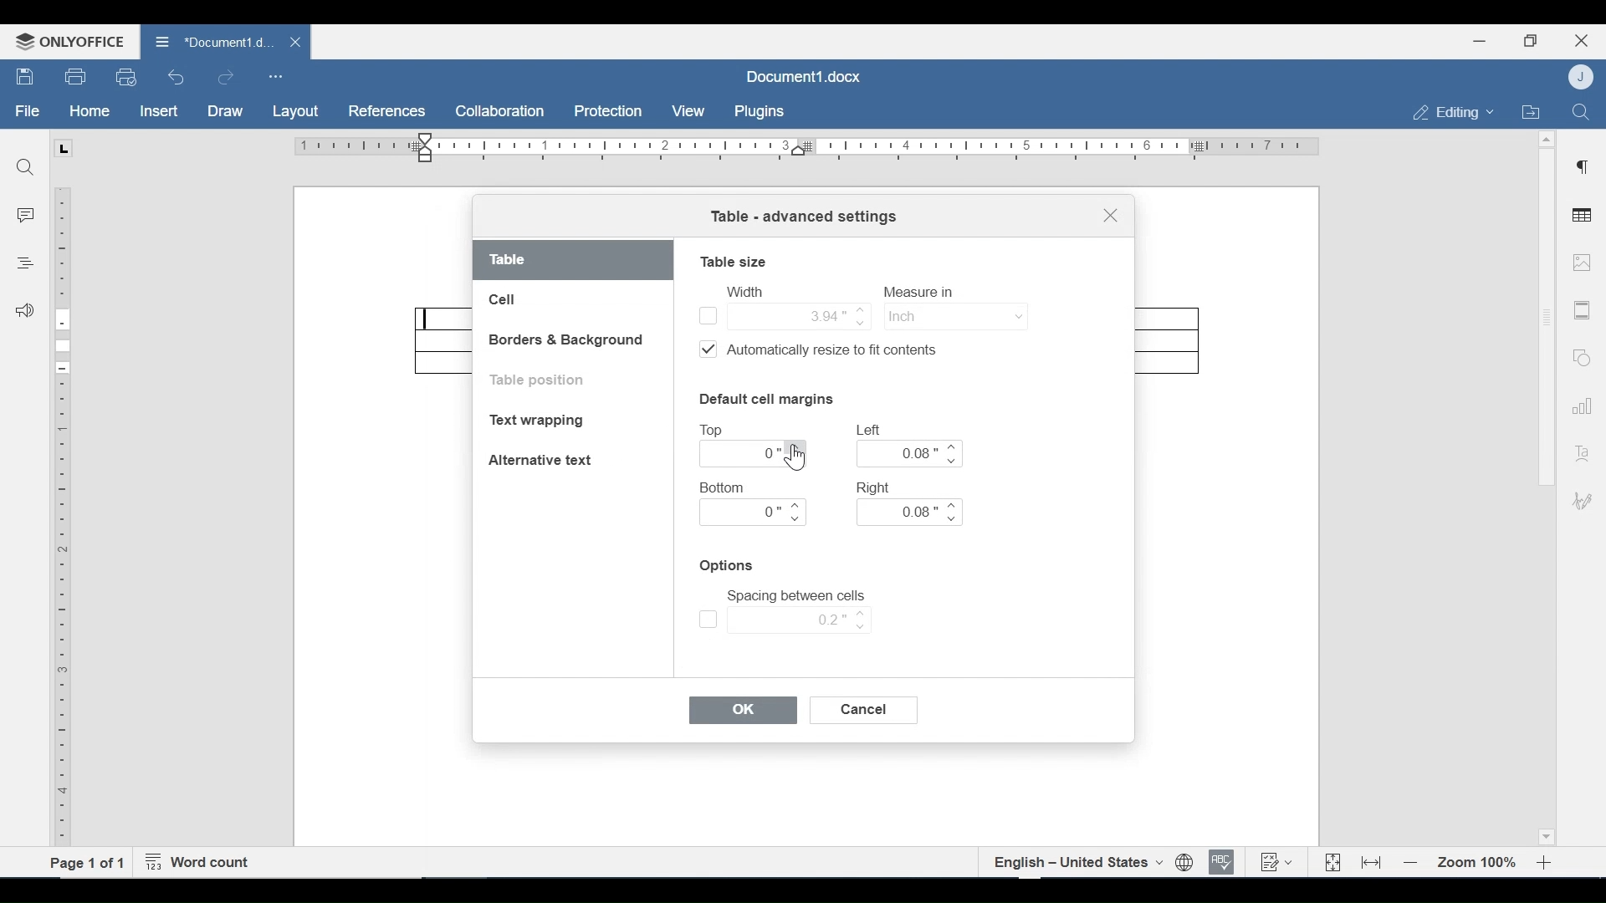 The height and width of the screenshot is (903, 1606). What do you see at coordinates (1582, 38) in the screenshot?
I see `Close` at bounding box center [1582, 38].